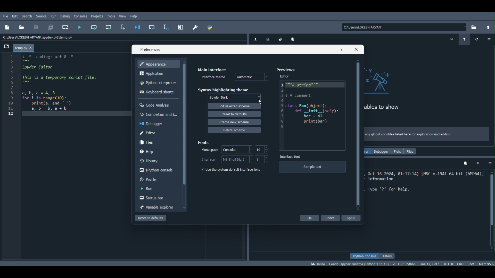 The image size is (495, 278). I want to click on Save all files (Ctrl + Alt + S), so click(51, 26).